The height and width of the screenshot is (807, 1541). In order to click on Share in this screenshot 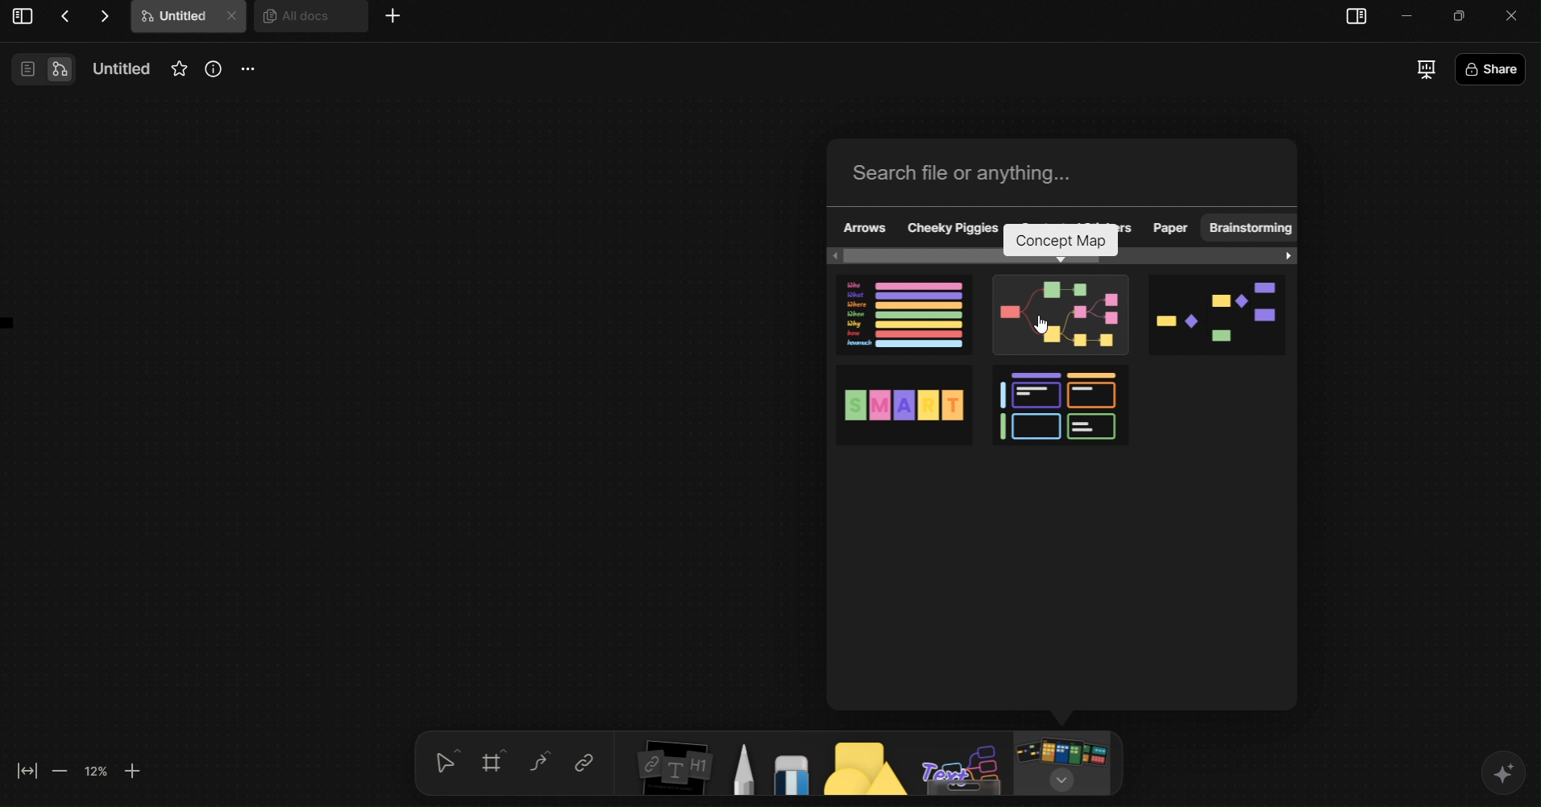, I will do `click(1526, 72)`.